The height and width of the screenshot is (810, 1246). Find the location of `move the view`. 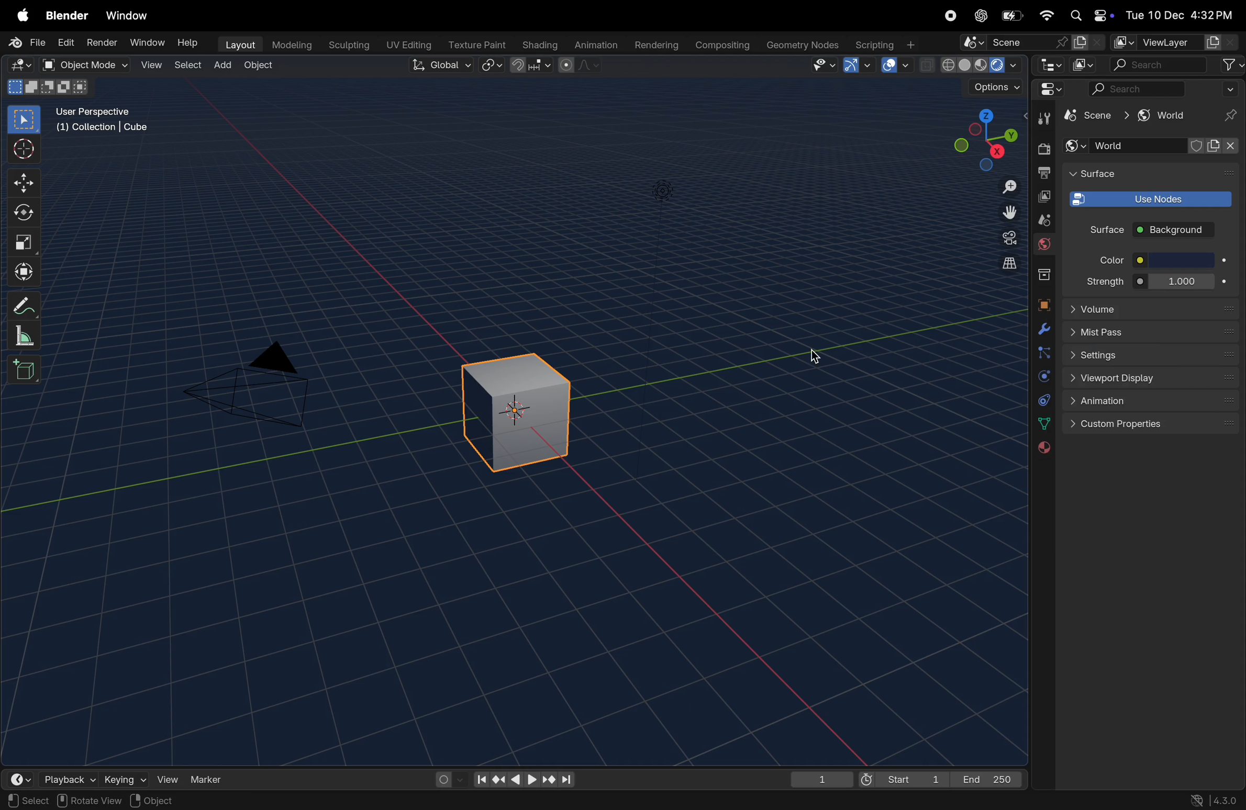

move the view is located at coordinates (1006, 212).